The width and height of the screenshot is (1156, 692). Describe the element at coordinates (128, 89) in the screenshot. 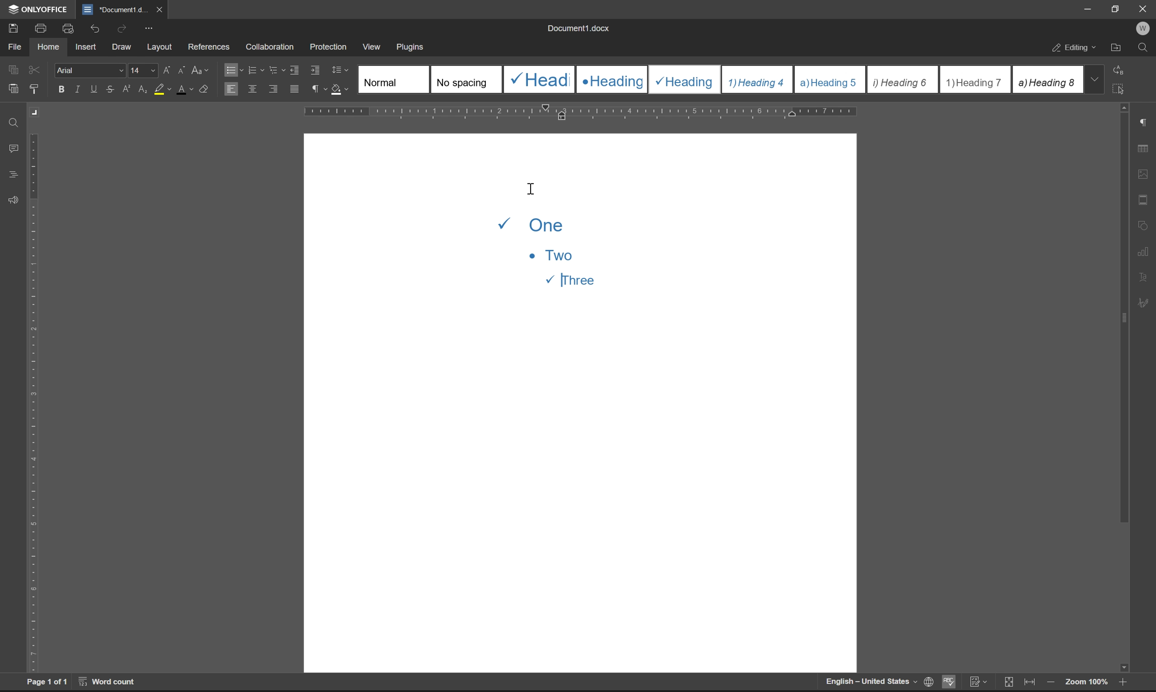

I see `superscript` at that location.